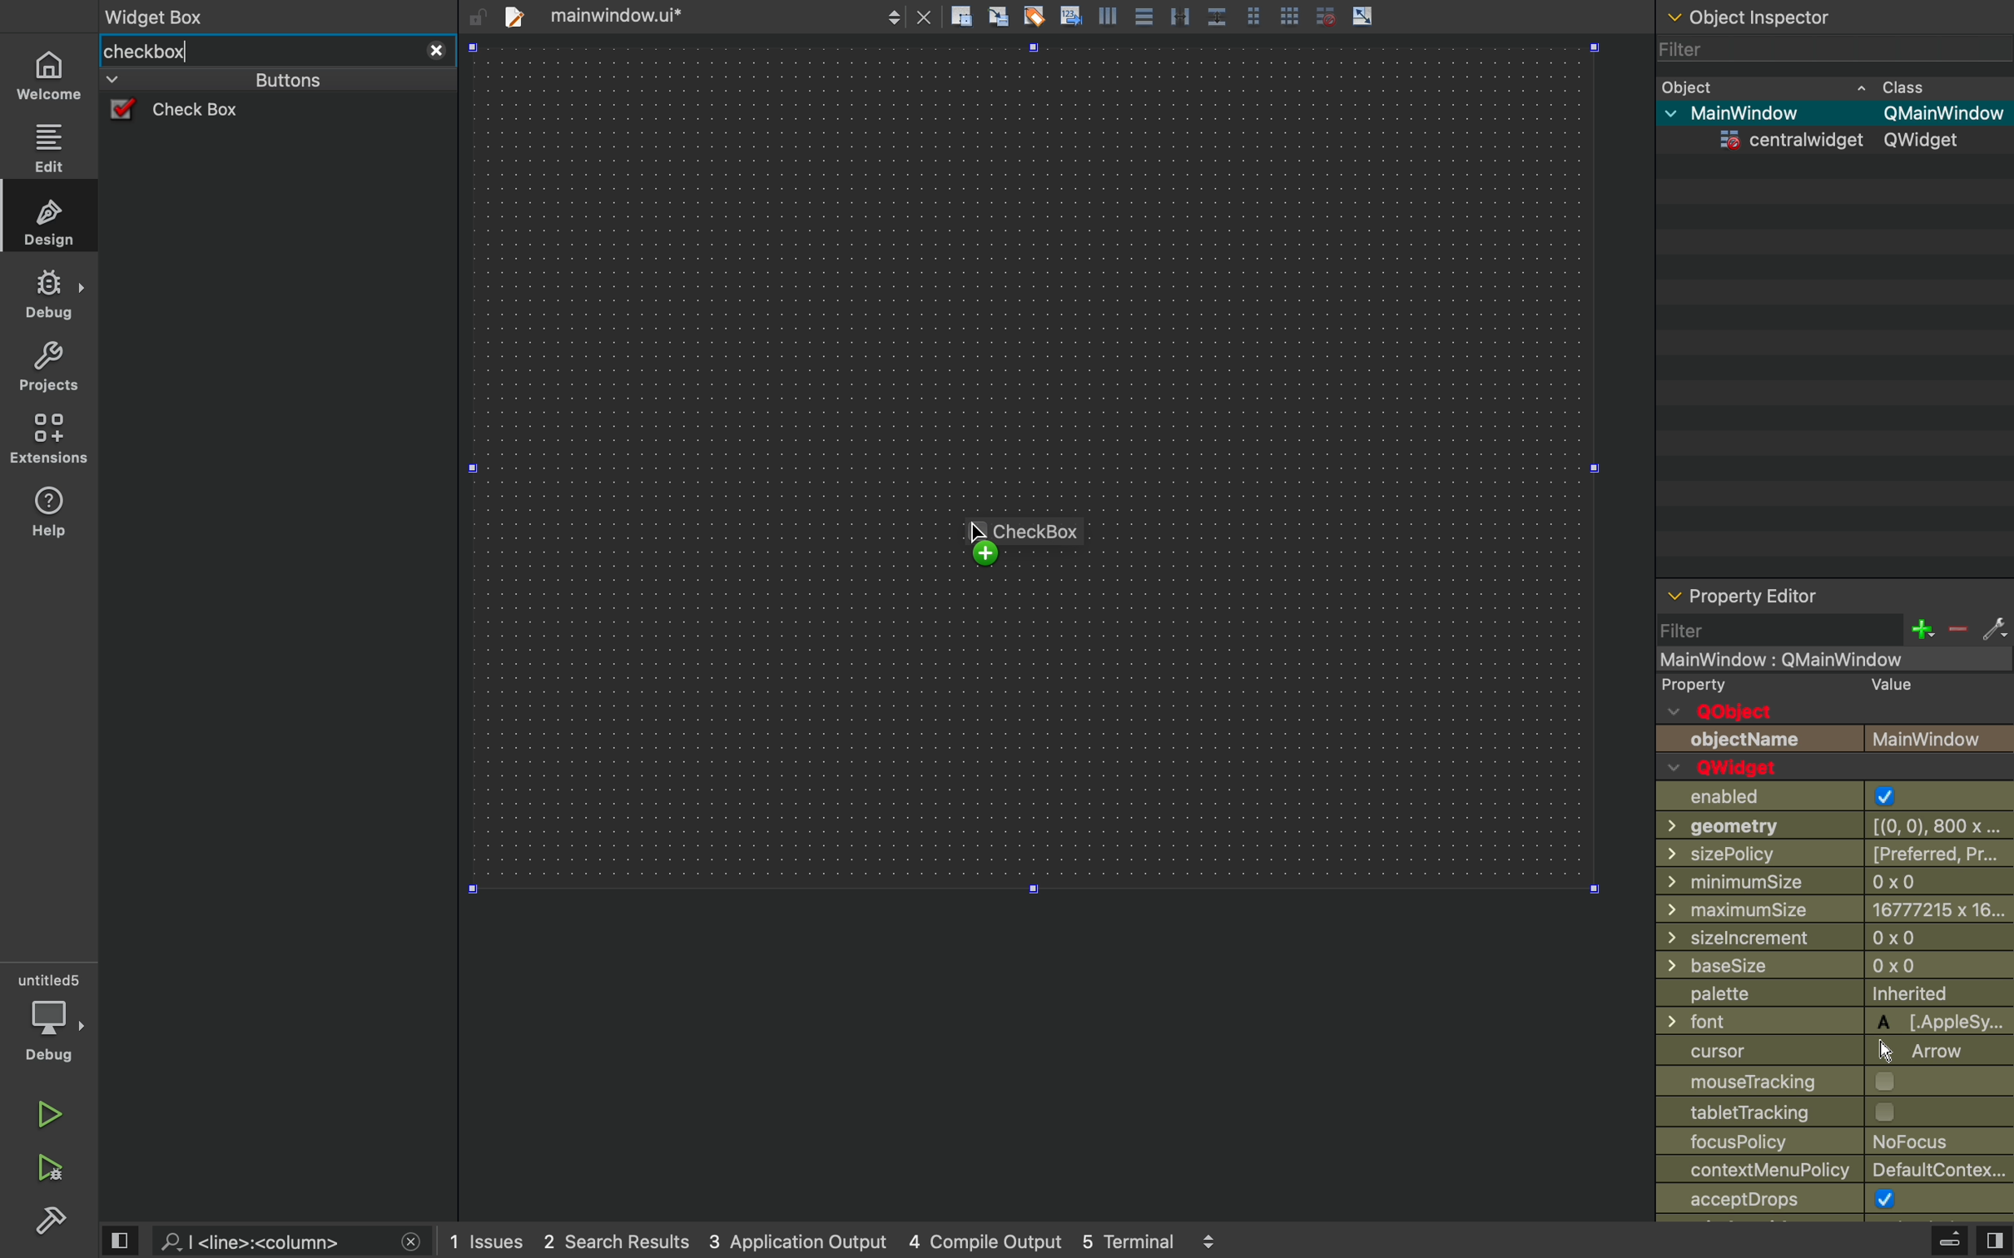 The image size is (2014, 1258). Describe the element at coordinates (1144, 15) in the screenshot. I see `align center` at that location.